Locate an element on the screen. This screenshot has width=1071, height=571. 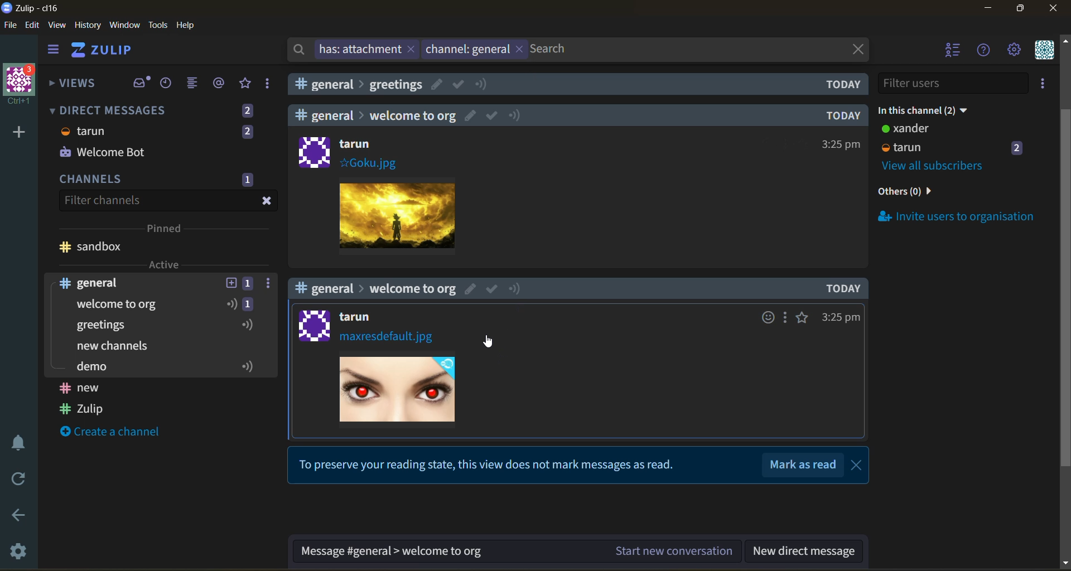
Start new conversation is located at coordinates (675, 550).